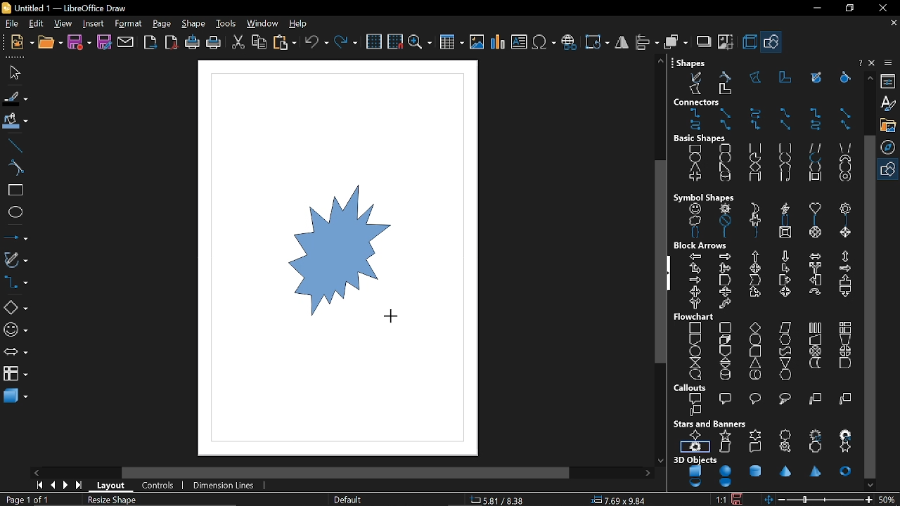  I want to click on Basic shapes, so click(764, 159).